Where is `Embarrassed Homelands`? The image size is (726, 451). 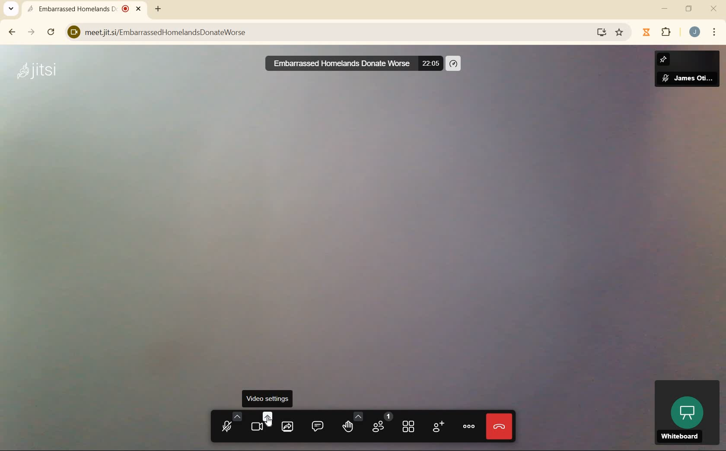
Embarrassed Homelands is located at coordinates (83, 8).